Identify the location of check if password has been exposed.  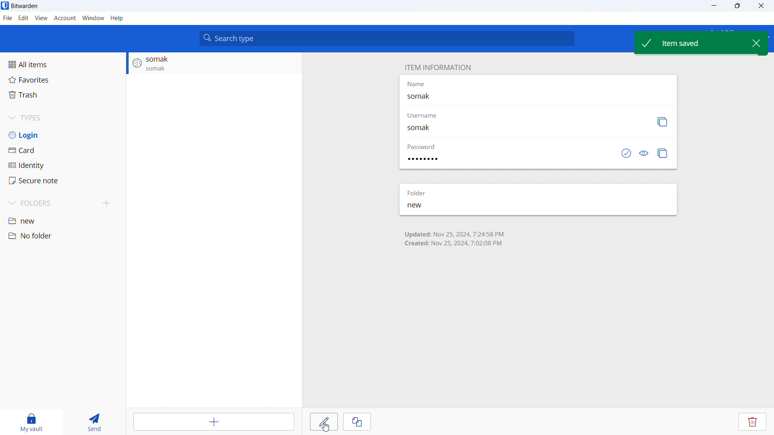
(626, 153).